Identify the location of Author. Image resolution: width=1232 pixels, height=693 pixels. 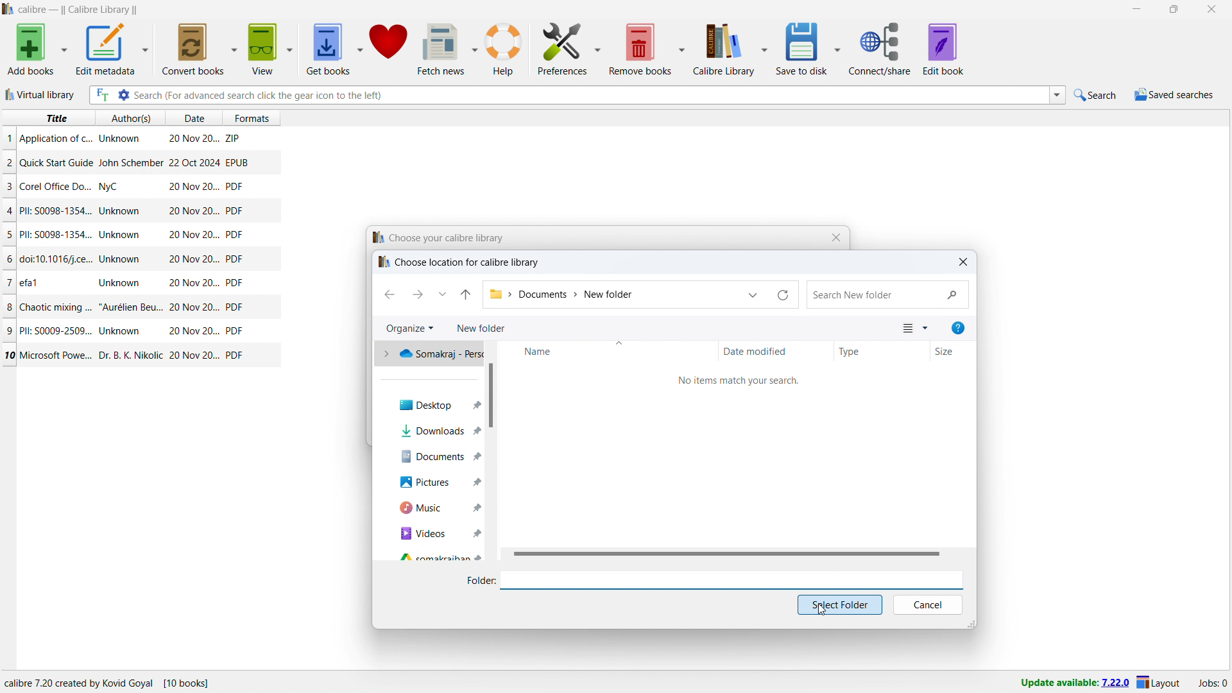
(122, 331).